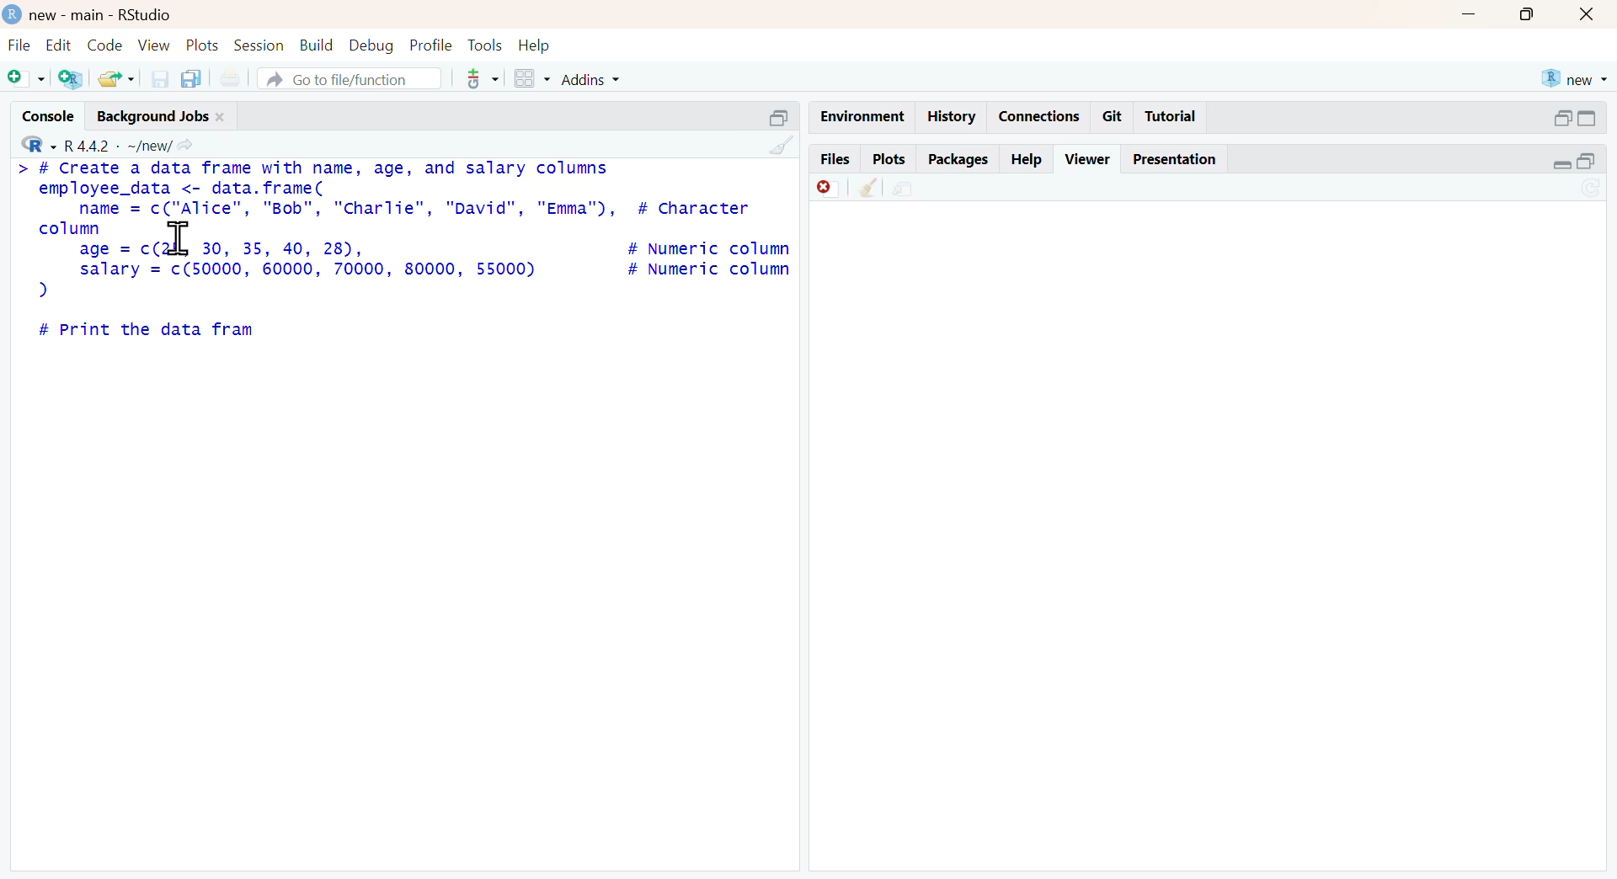 Image resolution: width=1617 pixels, height=879 pixels. Describe the element at coordinates (1087, 158) in the screenshot. I see `Viewer` at that location.